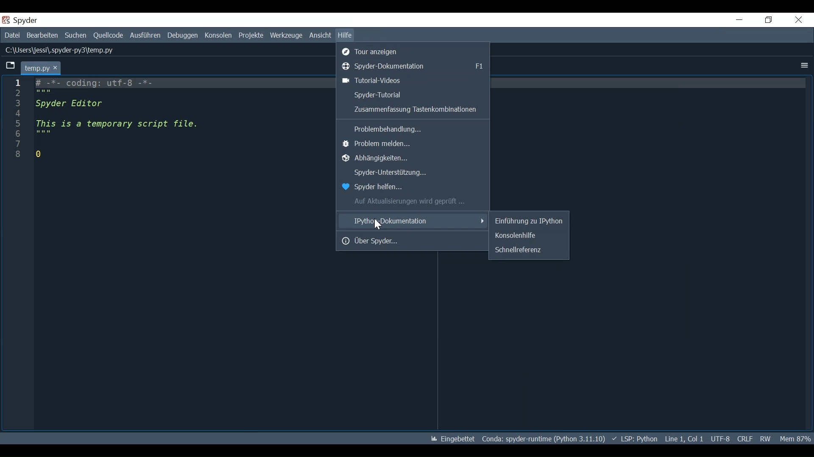  Describe the element at coordinates (799, 20) in the screenshot. I see `Close` at that location.